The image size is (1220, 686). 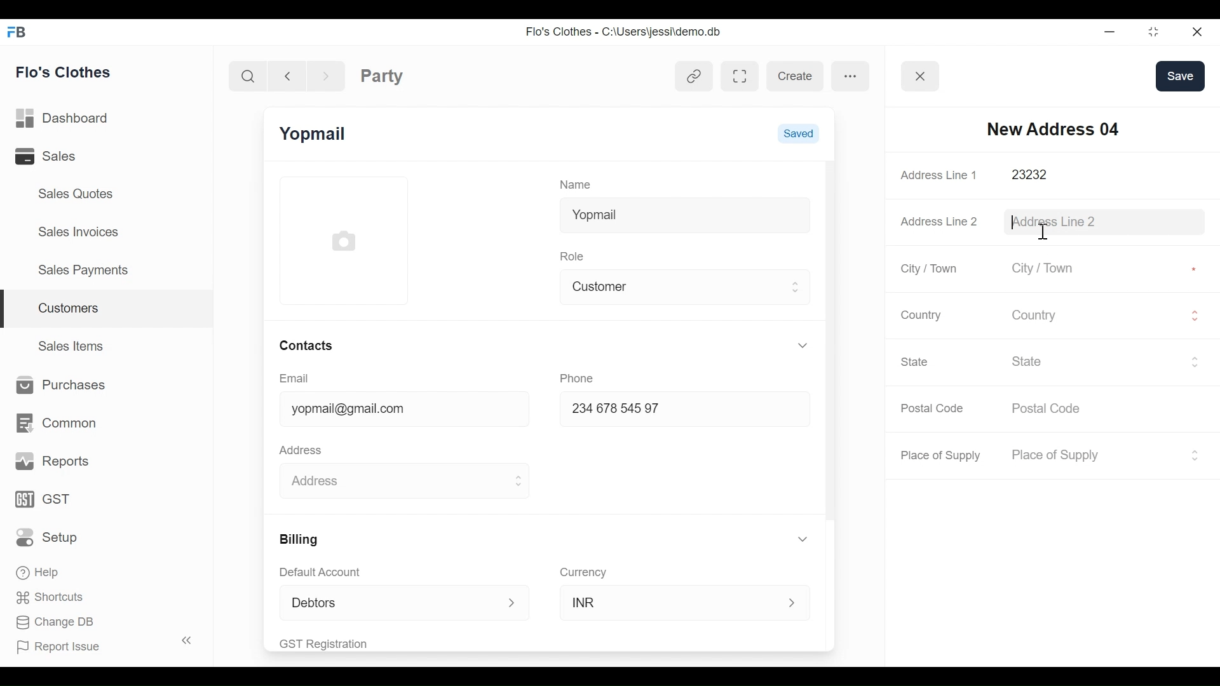 What do you see at coordinates (1180, 76) in the screenshot?
I see `save` at bounding box center [1180, 76].